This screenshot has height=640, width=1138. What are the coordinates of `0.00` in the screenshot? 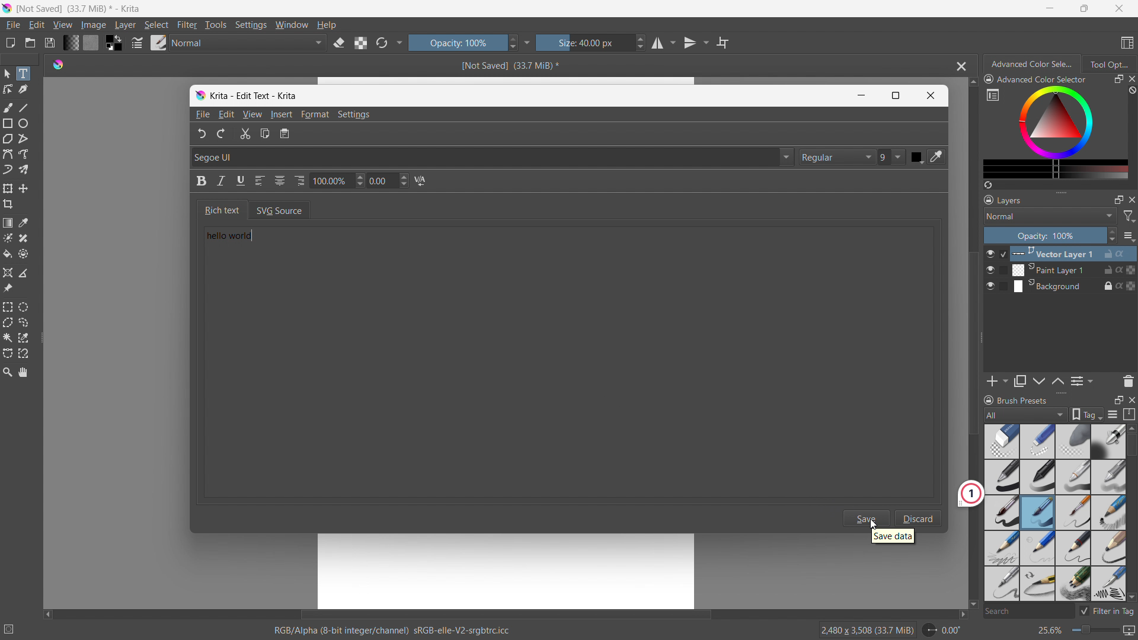 It's located at (389, 181).